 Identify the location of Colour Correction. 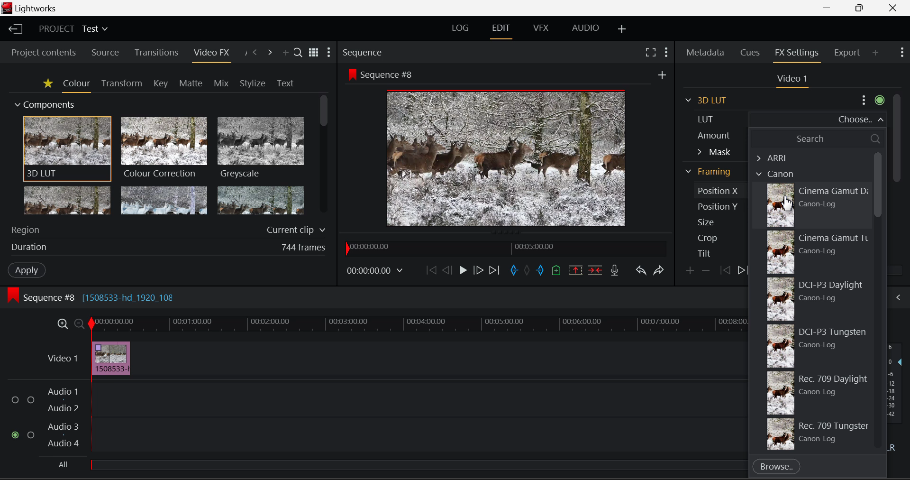
(164, 148).